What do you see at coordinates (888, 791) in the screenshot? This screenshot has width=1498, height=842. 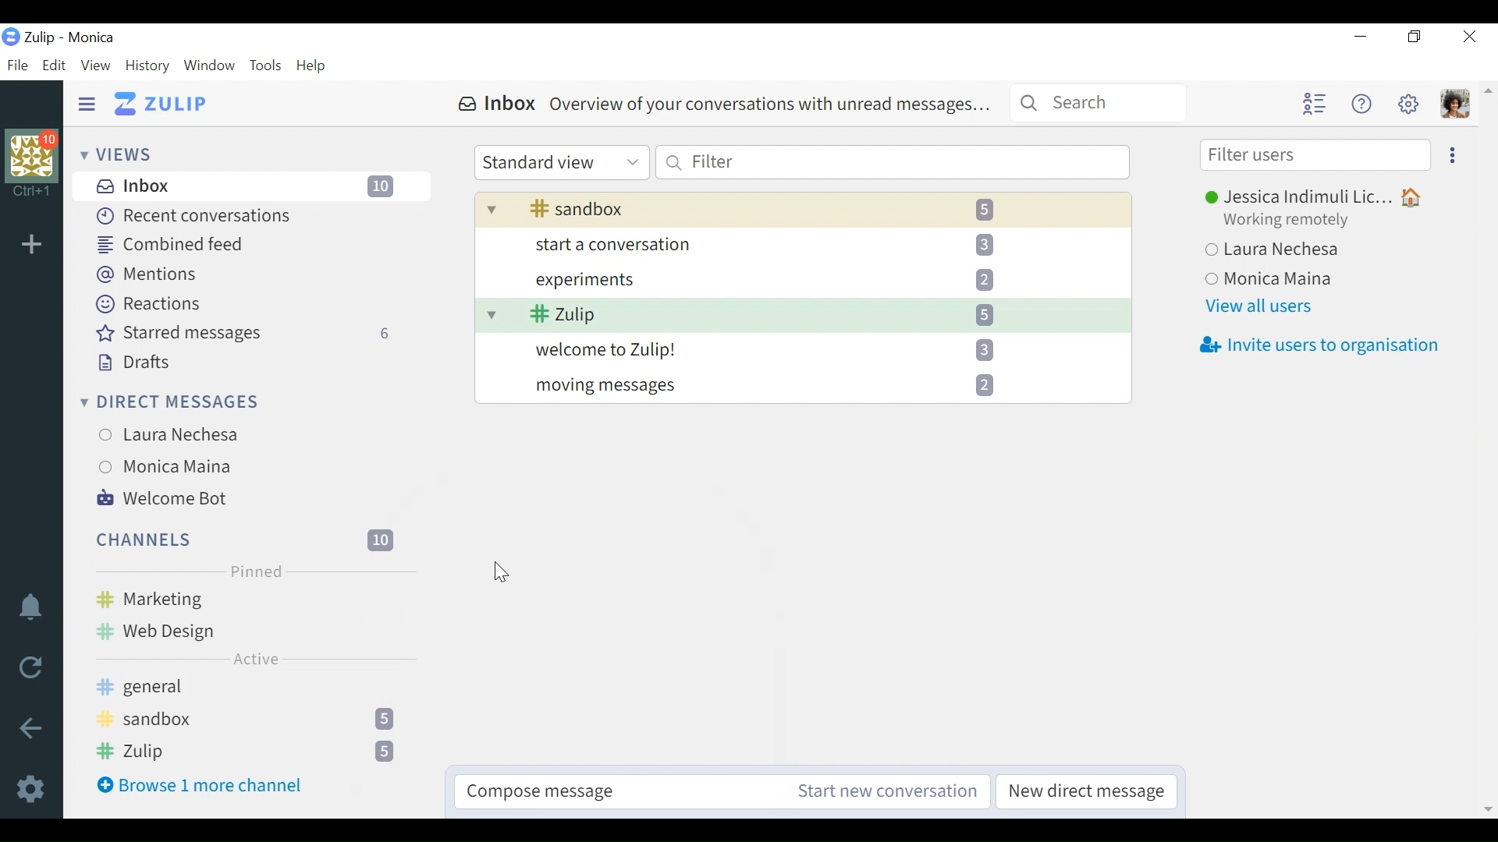 I see `Start new conversation` at bounding box center [888, 791].